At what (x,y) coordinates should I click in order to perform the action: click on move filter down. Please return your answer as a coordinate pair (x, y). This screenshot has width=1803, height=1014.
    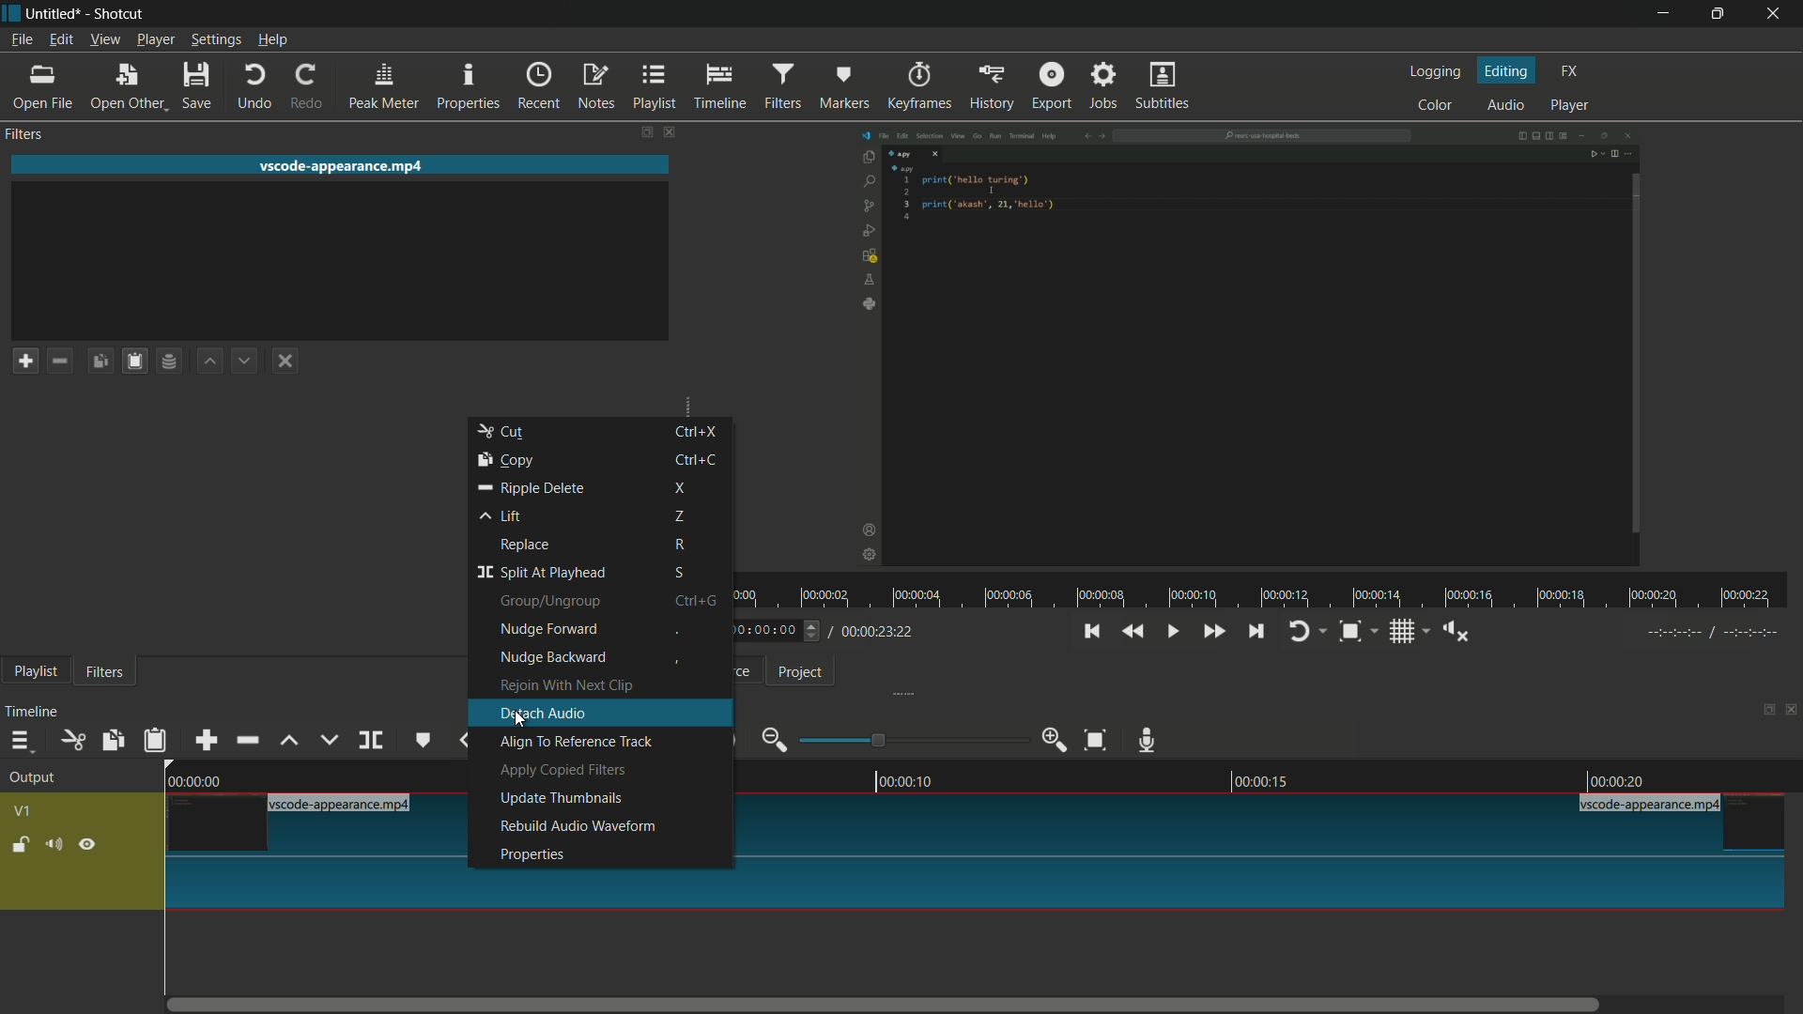
    Looking at the image, I should click on (246, 361).